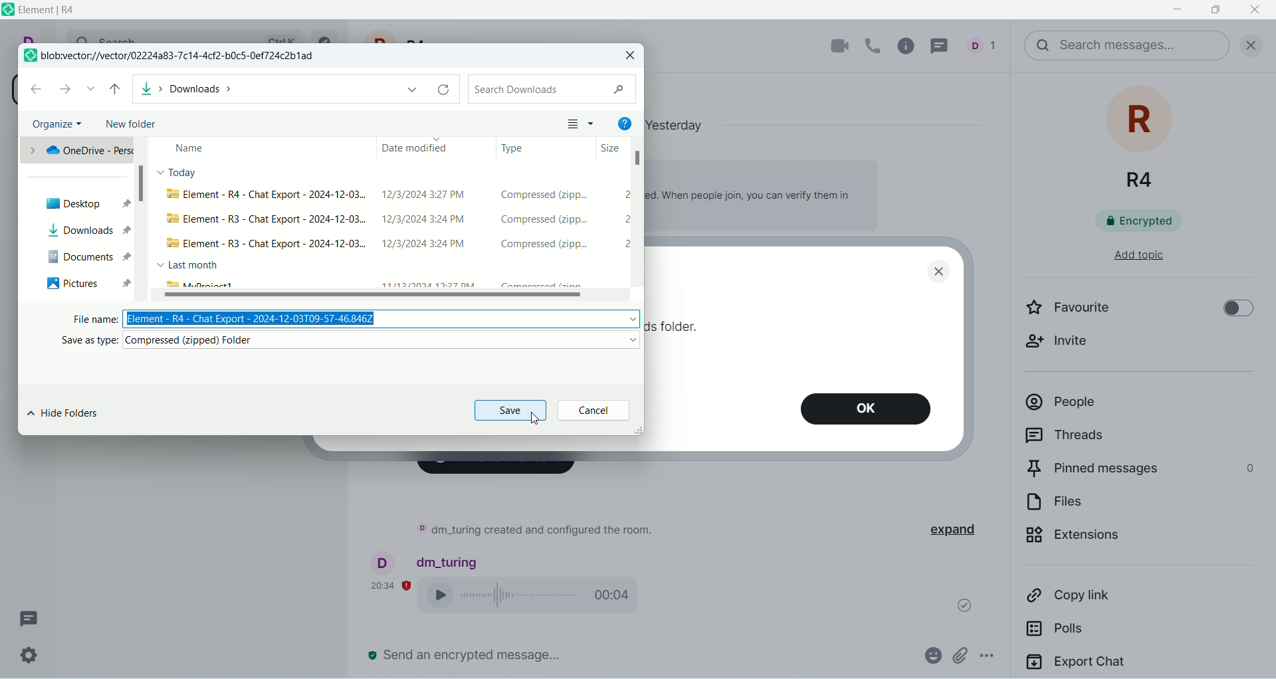 This screenshot has height=679, width=1276. Describe the element at coordinates (1115, 438) in the screenshot. I see `threads` at that location.